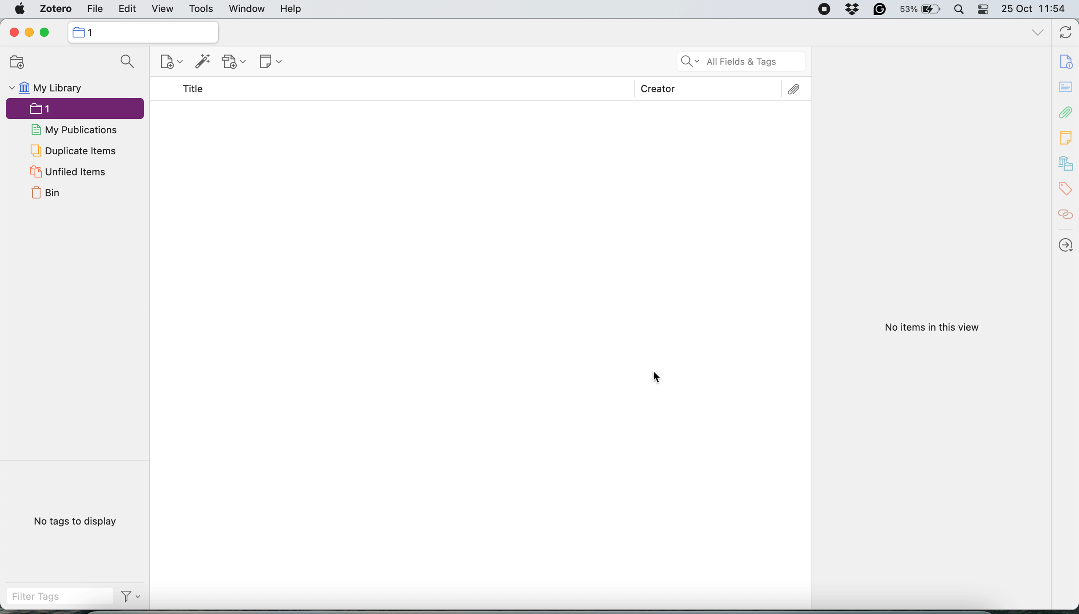  Describe the element at coordinates (159, 9) in the screenshot. I see `view` at that location.